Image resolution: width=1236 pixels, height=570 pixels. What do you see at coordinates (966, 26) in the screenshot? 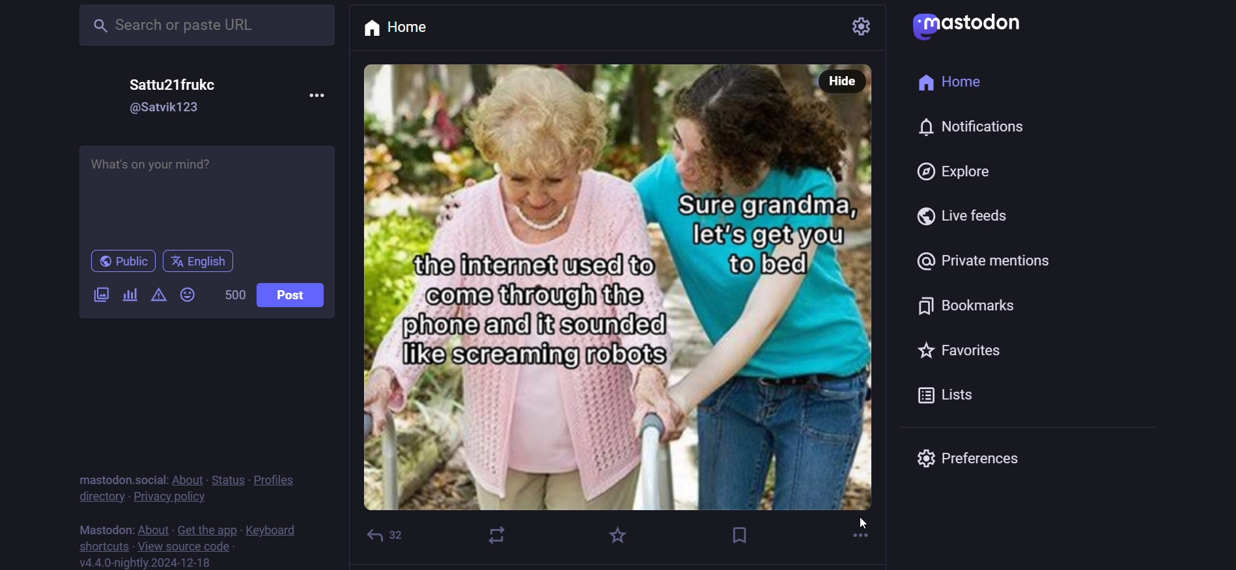
I see `logo` at bounding box center [966, 26].